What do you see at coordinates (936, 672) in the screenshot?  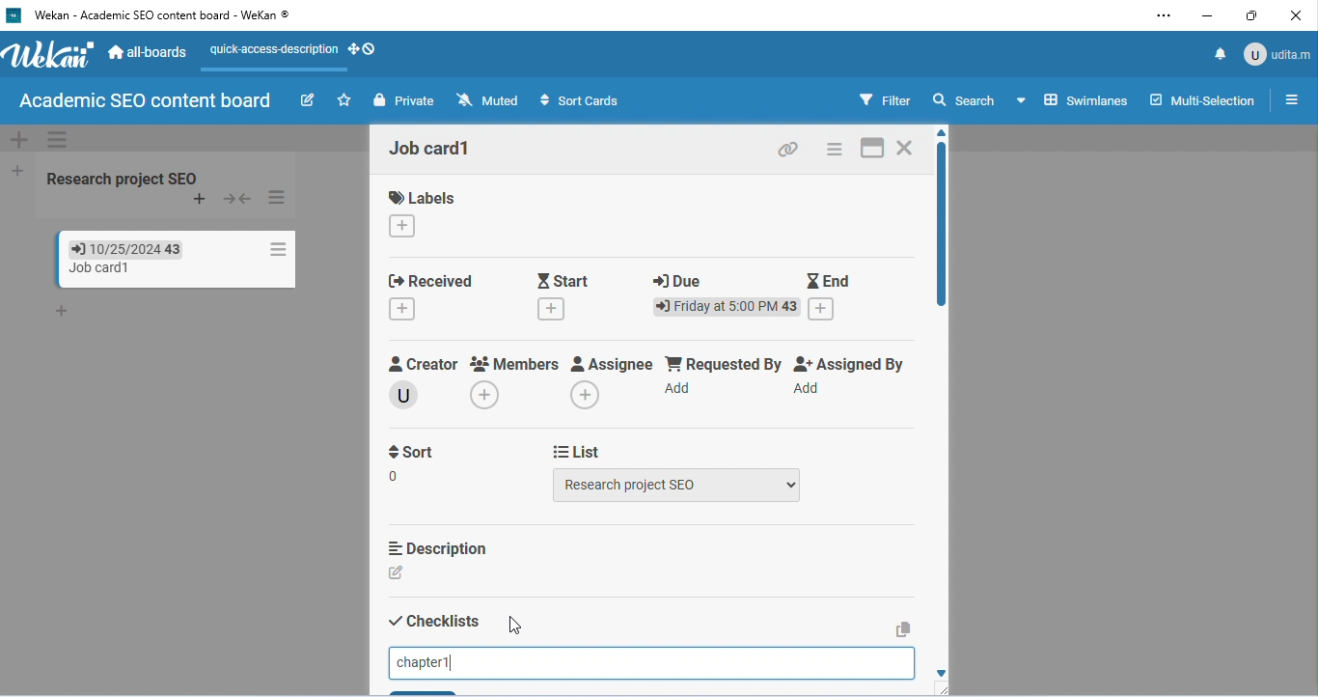 I see `down` at bounding box center [936, 672].